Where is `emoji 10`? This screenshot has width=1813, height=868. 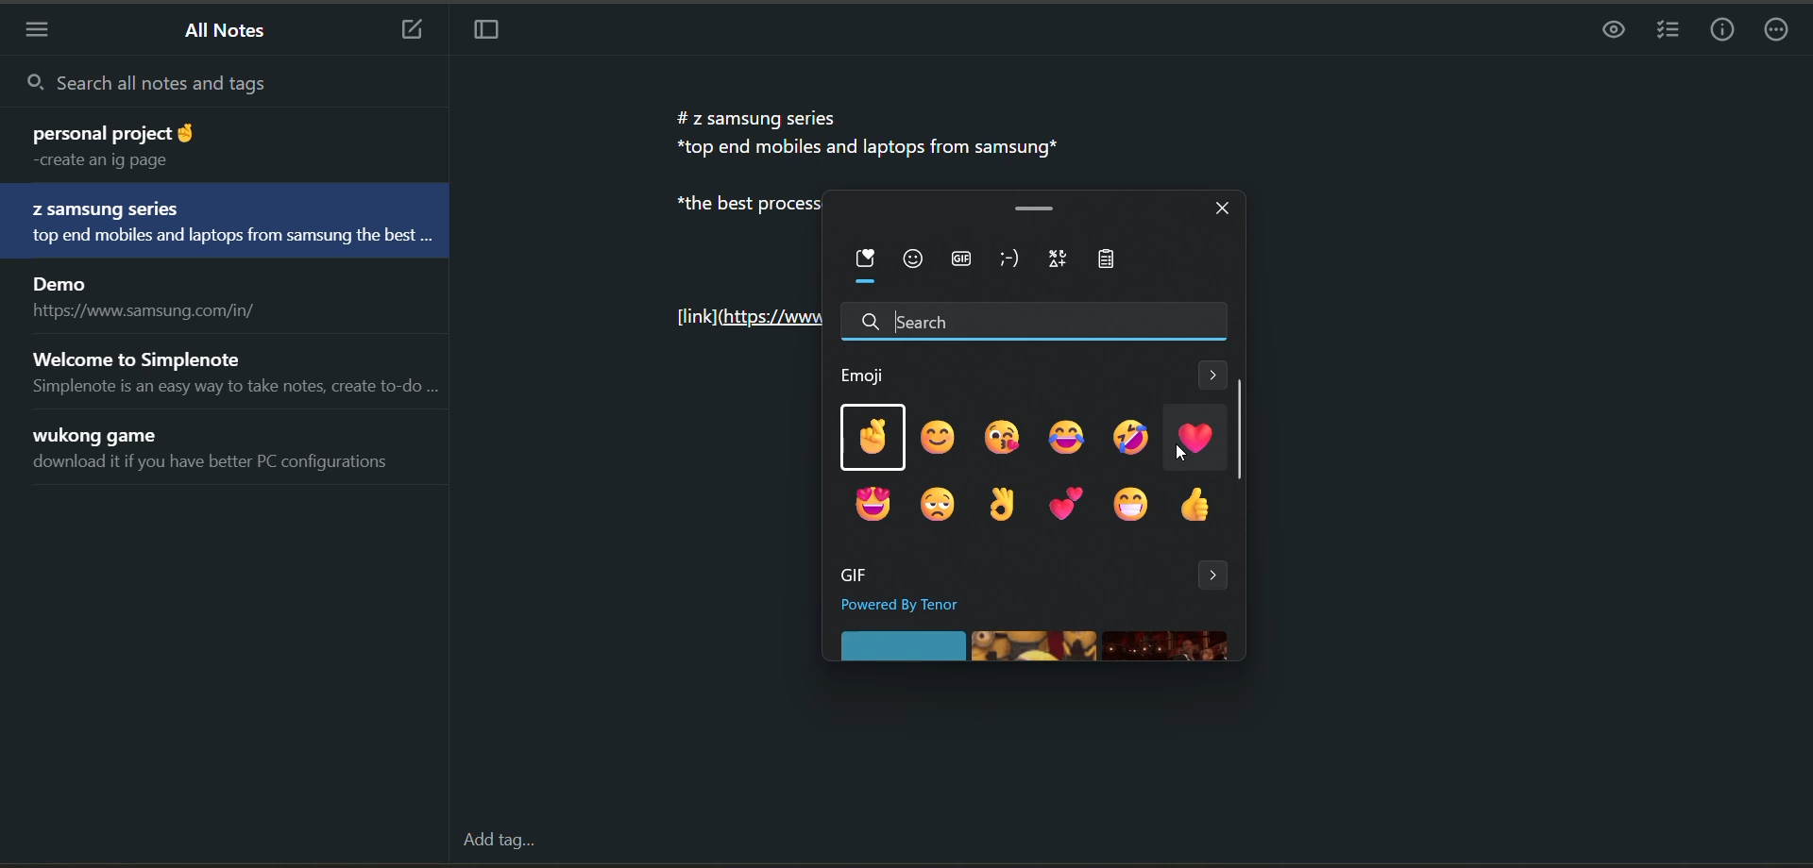
emoji 10 is located at coordinates (1066, 502).